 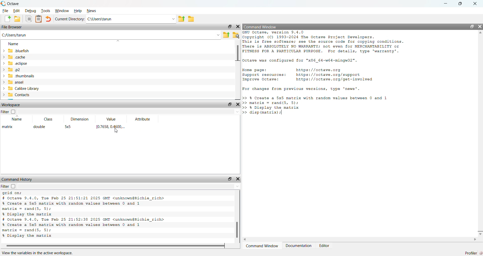 What do you see at coordinates (116, 132) in the screenshot?
I see `cursor` at bounding box center [116, 132].